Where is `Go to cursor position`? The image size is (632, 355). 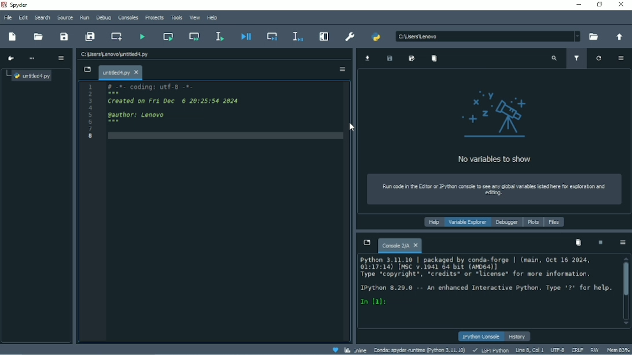
Go to cursor position is located at coordinates (10, 57).